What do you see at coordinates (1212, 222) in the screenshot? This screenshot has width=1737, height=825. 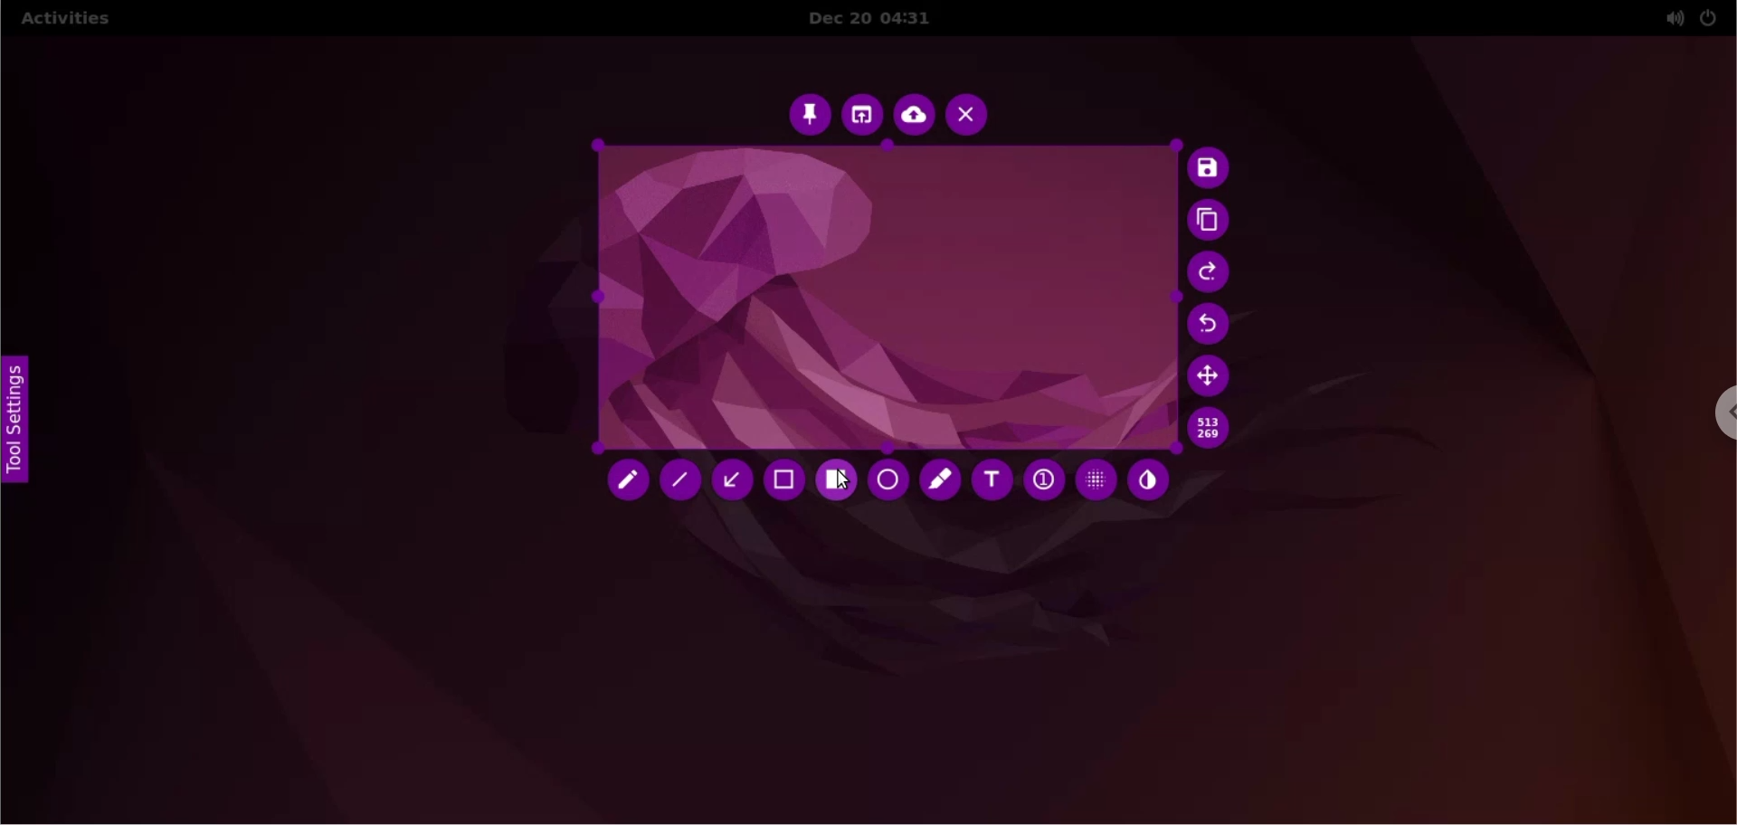 I see `copy to clipboard` at bounding box center [1212, 222].